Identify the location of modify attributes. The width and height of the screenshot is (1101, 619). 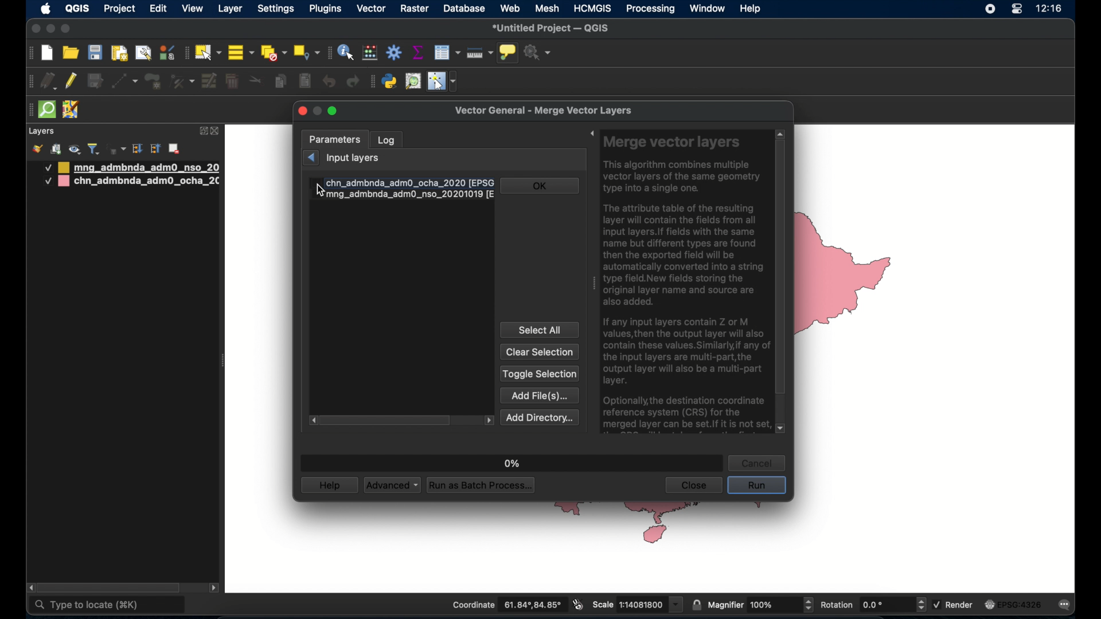
(210, 81).